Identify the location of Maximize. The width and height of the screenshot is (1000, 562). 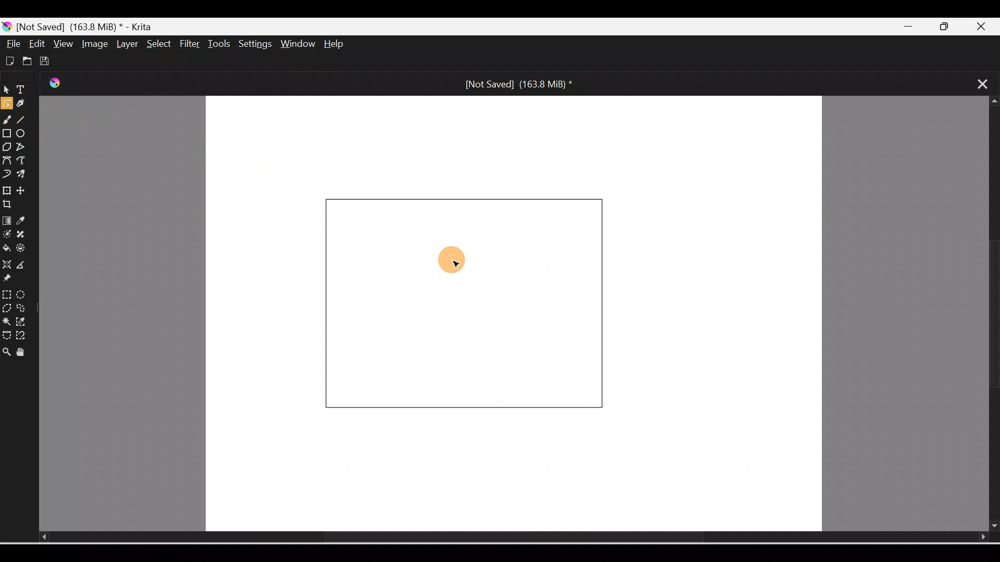
(951, 27).